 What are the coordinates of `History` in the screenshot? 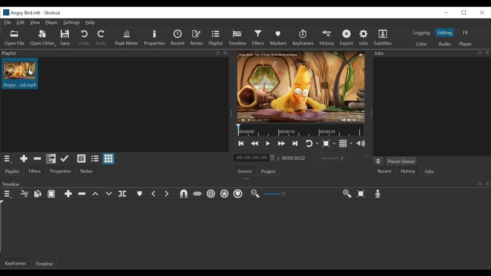 It's located at (327, 38).